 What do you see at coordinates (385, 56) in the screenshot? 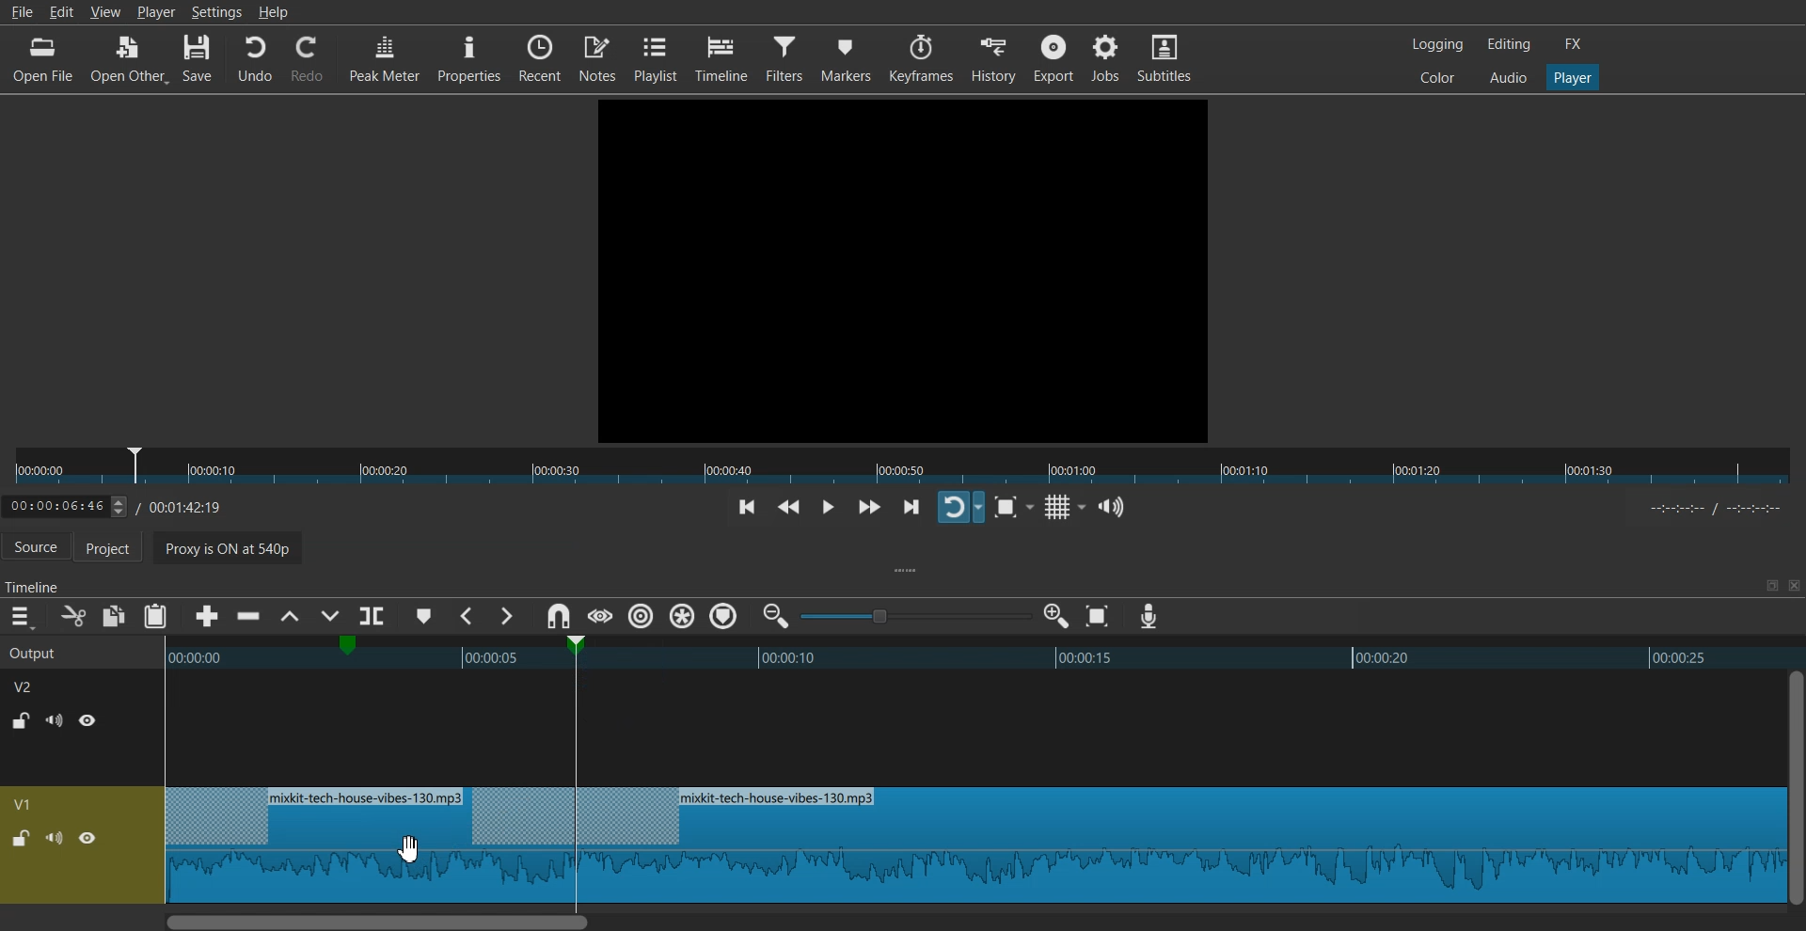
I see `Peak Meter` at bounding box center [385, 56].